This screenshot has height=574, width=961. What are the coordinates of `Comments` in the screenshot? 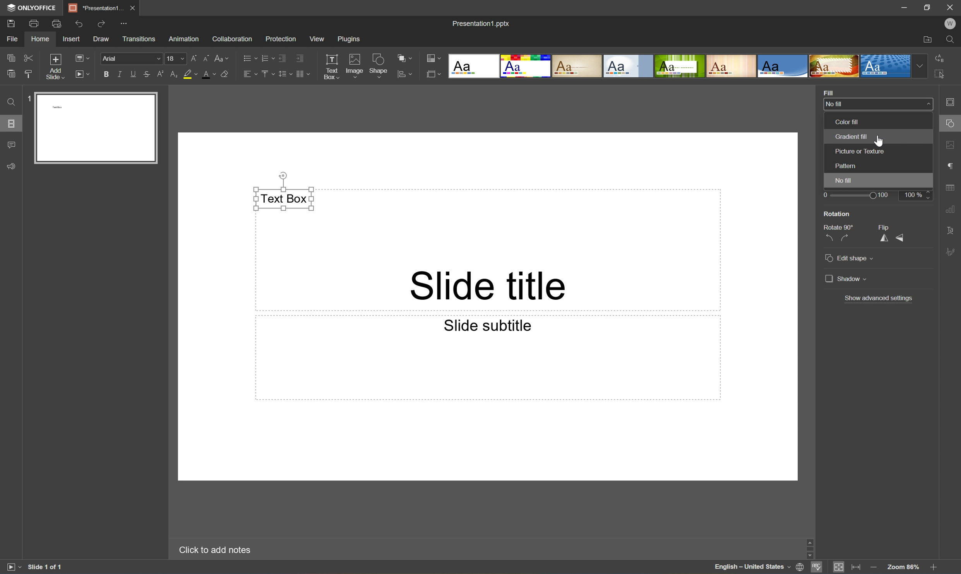 It's located at (12, 144).